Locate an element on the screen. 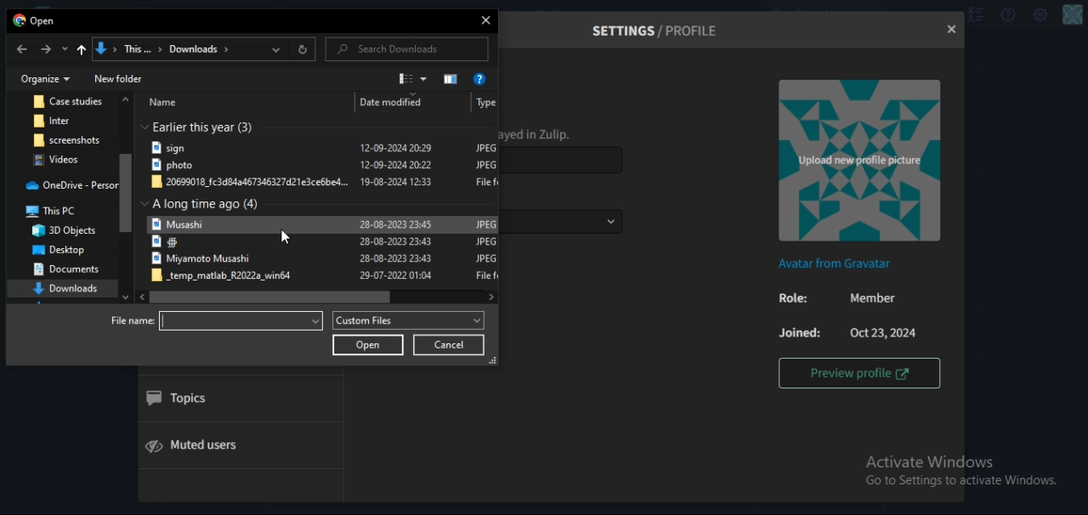 This screenshot has height=515, width=1088. desktop is located at coordinates (56, 249).